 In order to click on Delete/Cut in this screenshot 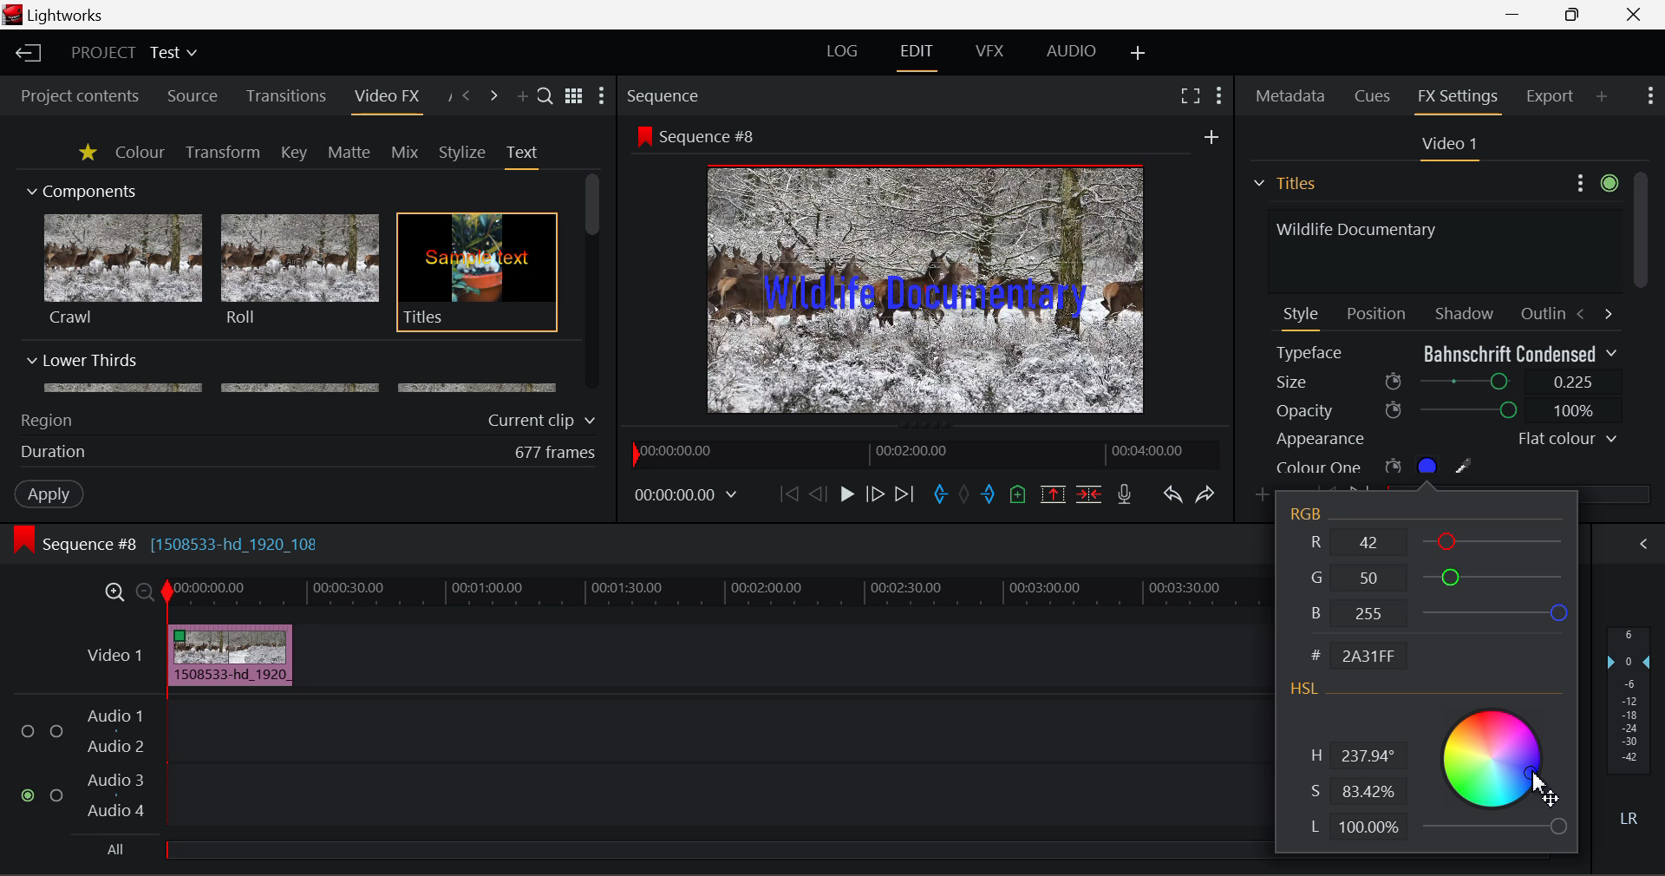, I will do `click(1092, 494)`.